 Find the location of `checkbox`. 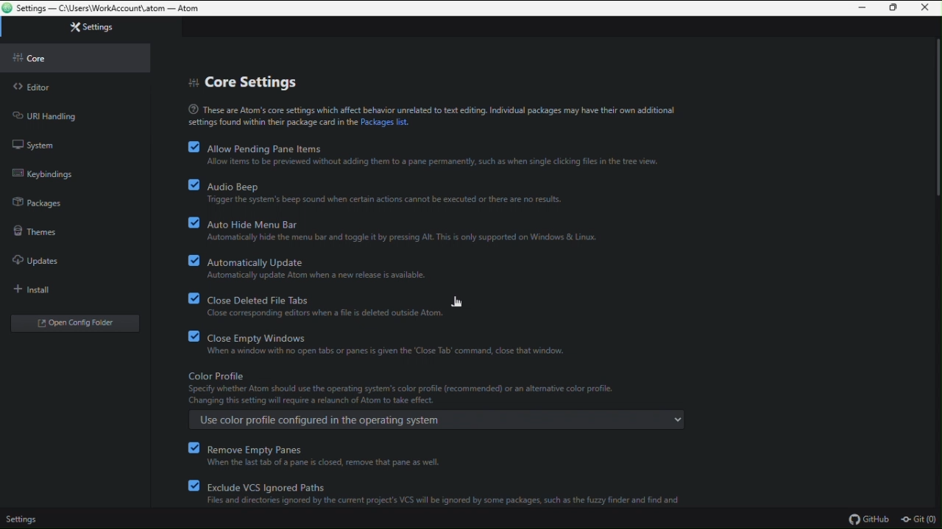

checkbox is located at coordinates (193, 222).